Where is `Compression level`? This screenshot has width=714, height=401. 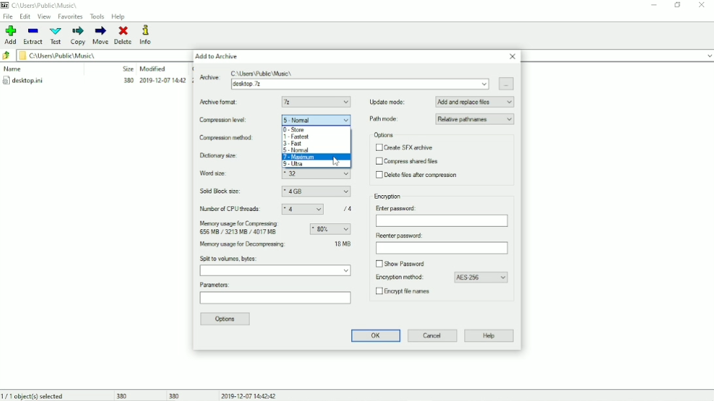
Compression level is located at coordinates (226, 121).